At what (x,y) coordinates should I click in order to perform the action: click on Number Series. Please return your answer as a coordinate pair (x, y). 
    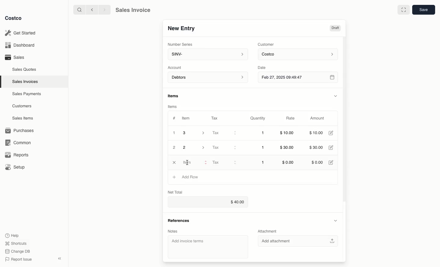
    Looking at the image, I should click on (181, 44).